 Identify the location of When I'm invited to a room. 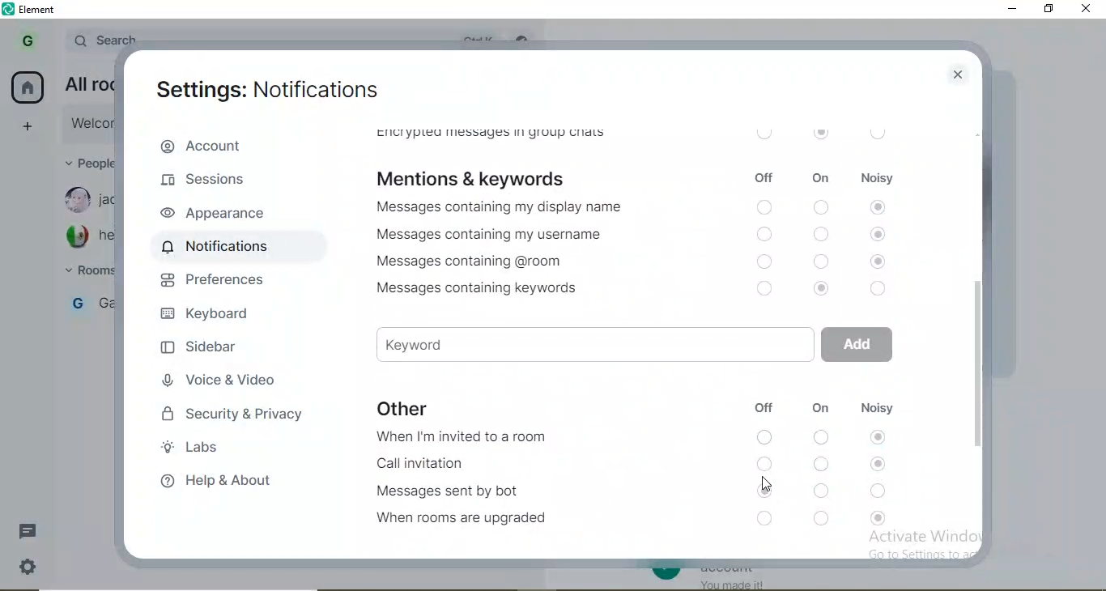
(470, 437).